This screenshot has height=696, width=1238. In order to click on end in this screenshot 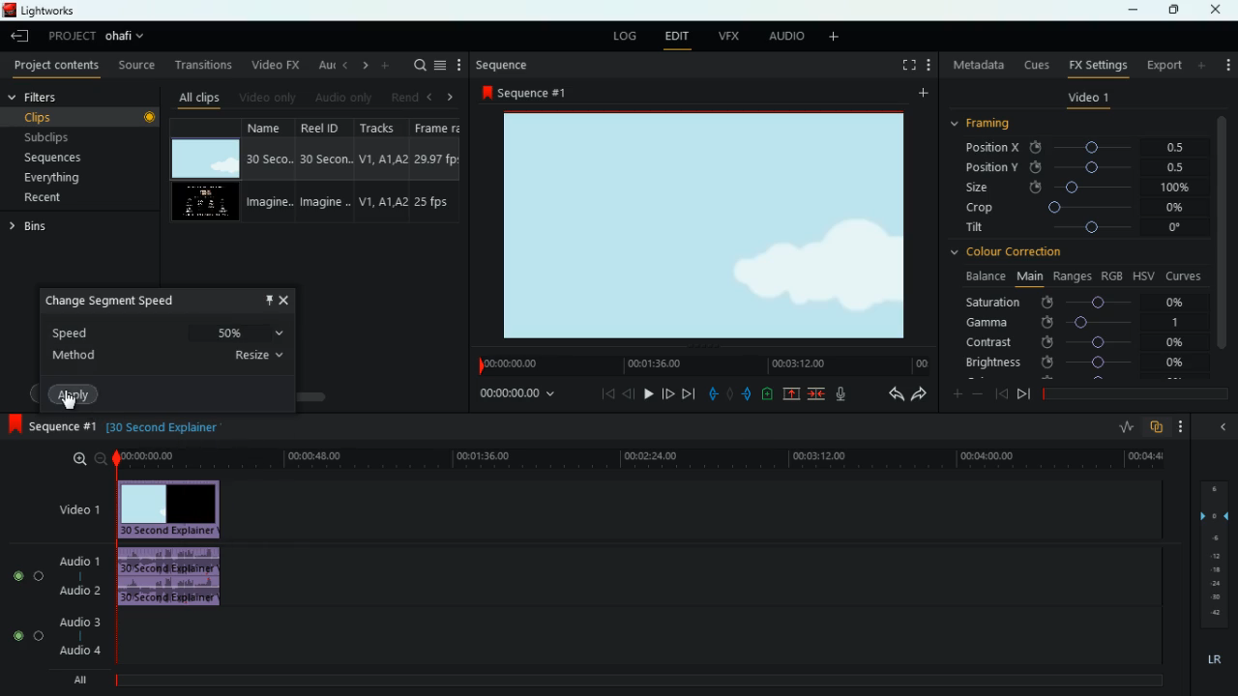, I will do `click(1023, 393)`.